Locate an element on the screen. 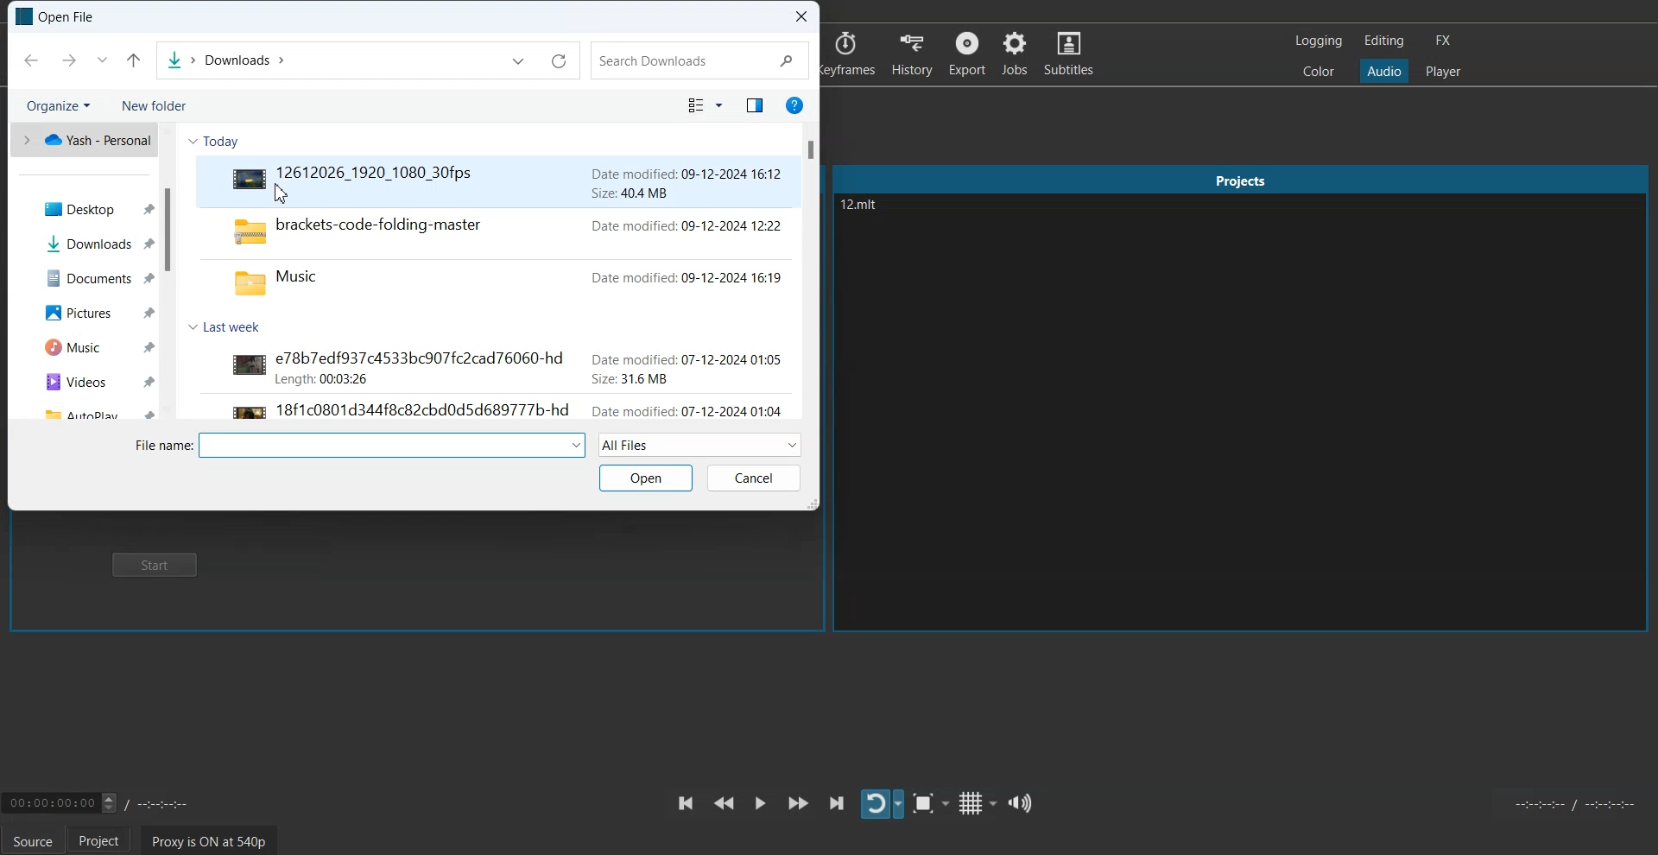  Editing is located at coordinates (1384, 40).